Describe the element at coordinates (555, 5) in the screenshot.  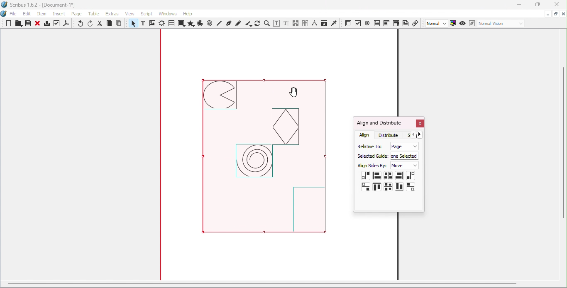
I see `Close` at that location.